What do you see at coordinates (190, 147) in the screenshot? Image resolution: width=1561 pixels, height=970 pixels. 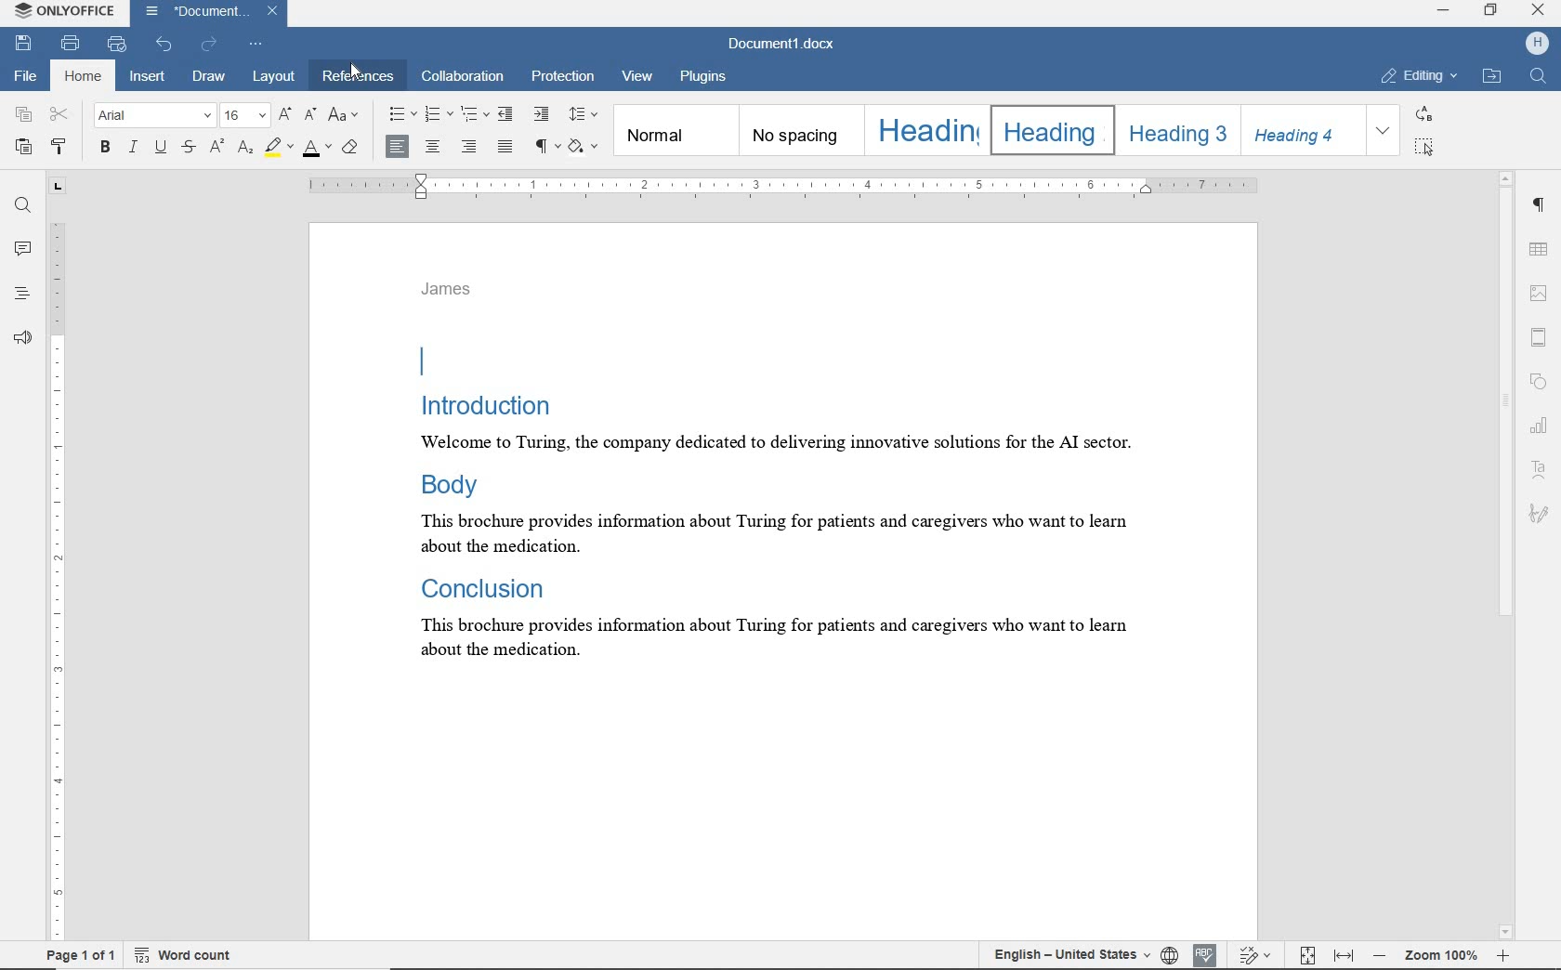 I see `strikethrough` at bounding box center [190, 147].